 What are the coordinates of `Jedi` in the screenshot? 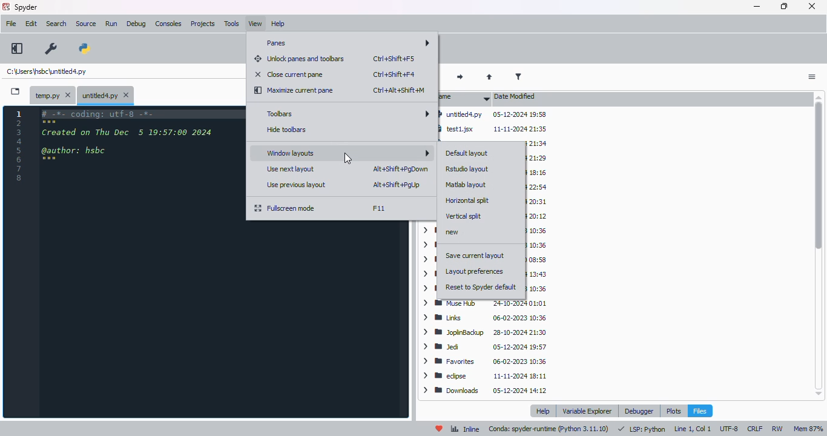 It's located at (486, 348).